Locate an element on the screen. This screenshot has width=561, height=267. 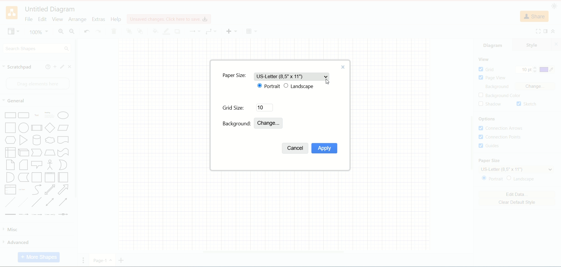
Line is located at coordinates (37, 202).